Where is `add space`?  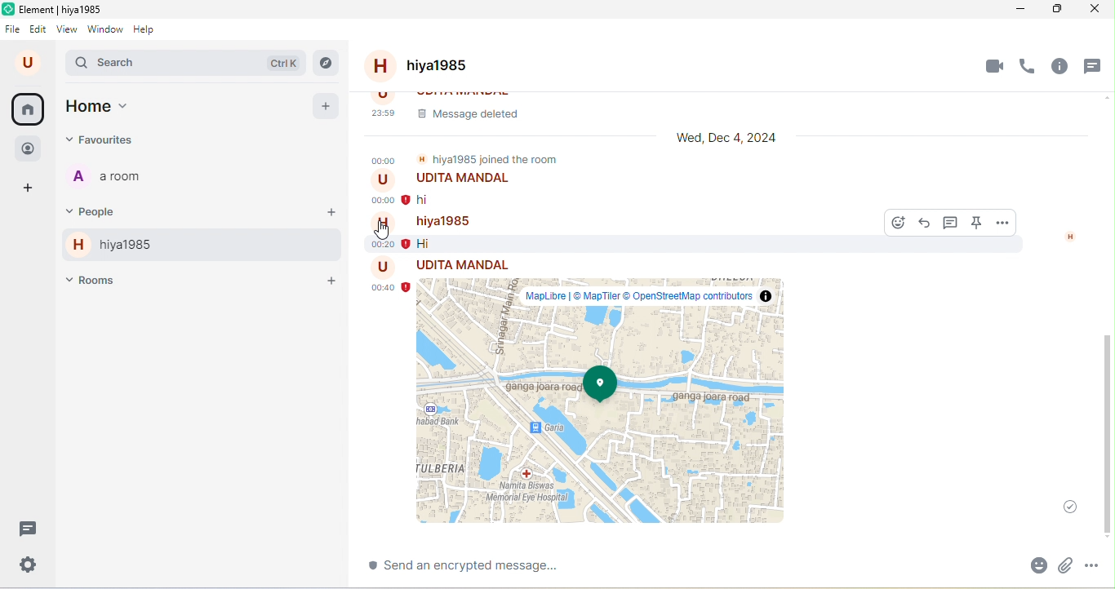
add space is located at coordinates (29, 187).